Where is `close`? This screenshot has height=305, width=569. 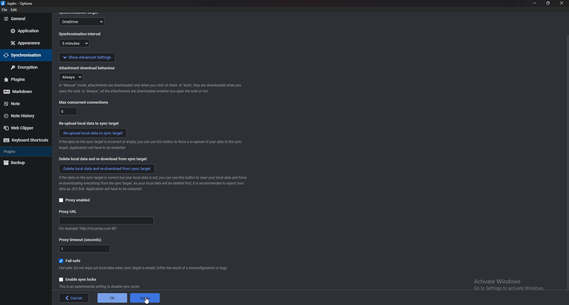 close is located at coordinates (561, 3).